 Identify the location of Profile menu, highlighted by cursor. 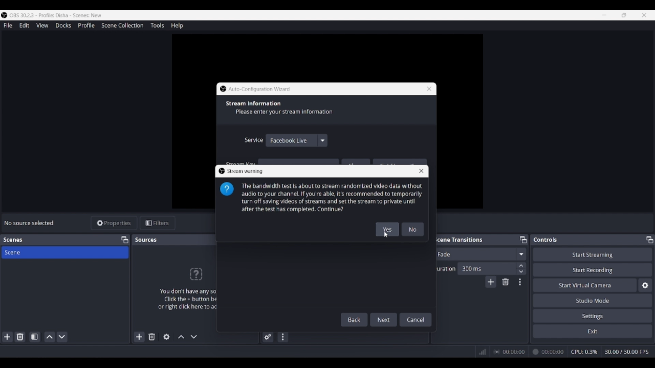
(86, 26).